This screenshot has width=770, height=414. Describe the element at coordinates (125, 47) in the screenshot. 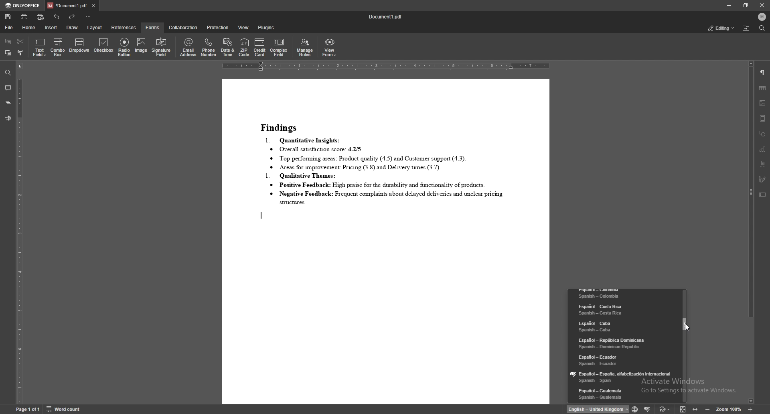

I see `radio button` at that location.